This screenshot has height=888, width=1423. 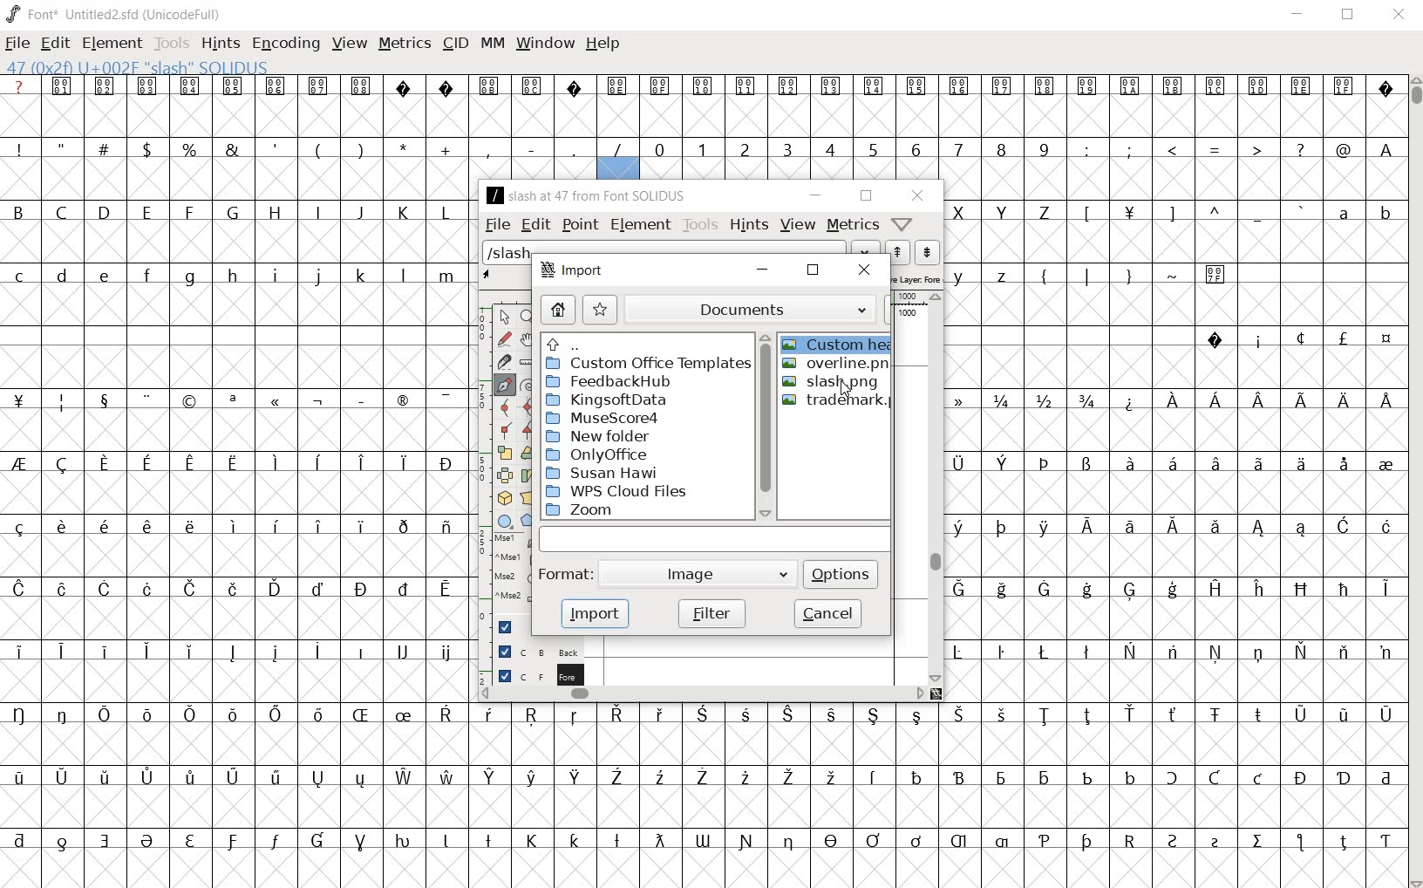 What do you see at coordinates (1215, 149) in the screenshot?
I see `symbols` at bounding box center [1215, 149].